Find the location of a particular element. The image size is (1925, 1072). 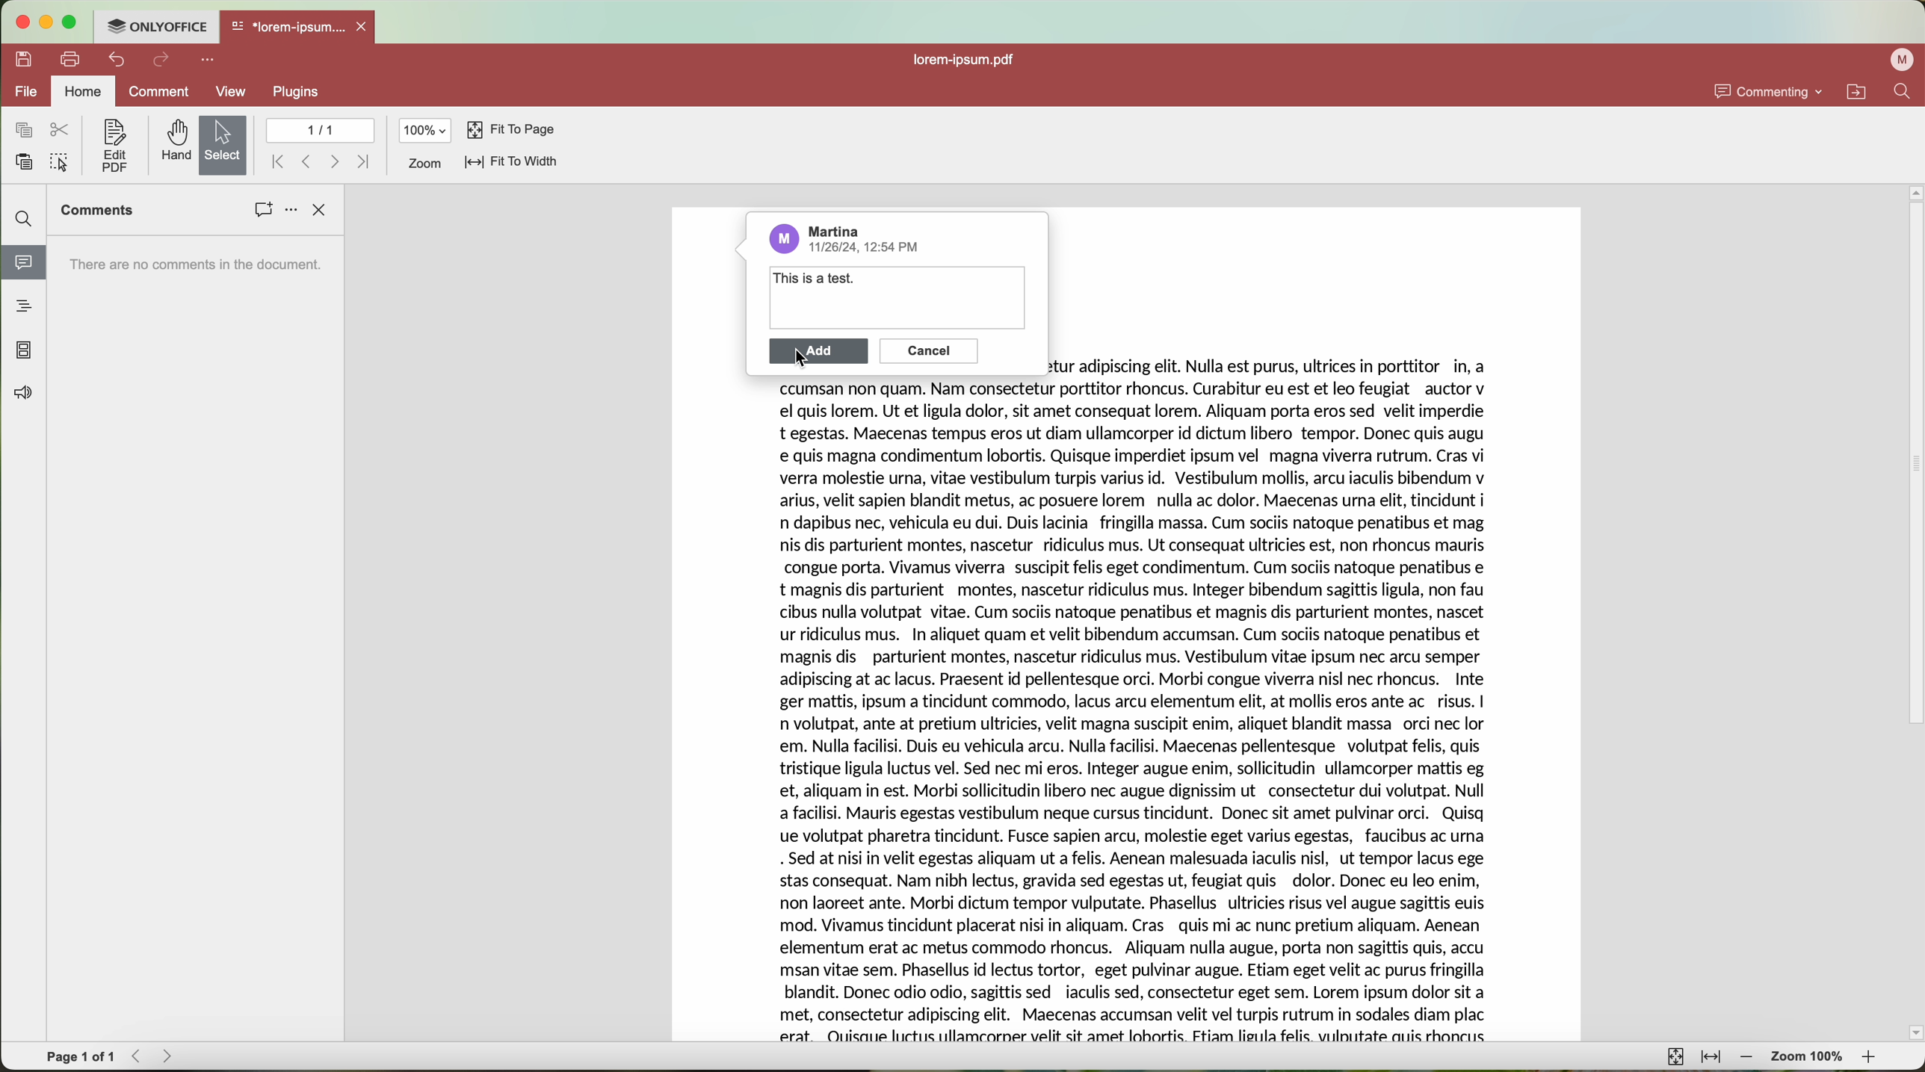

cancel button is located at coordinates (927, 351).